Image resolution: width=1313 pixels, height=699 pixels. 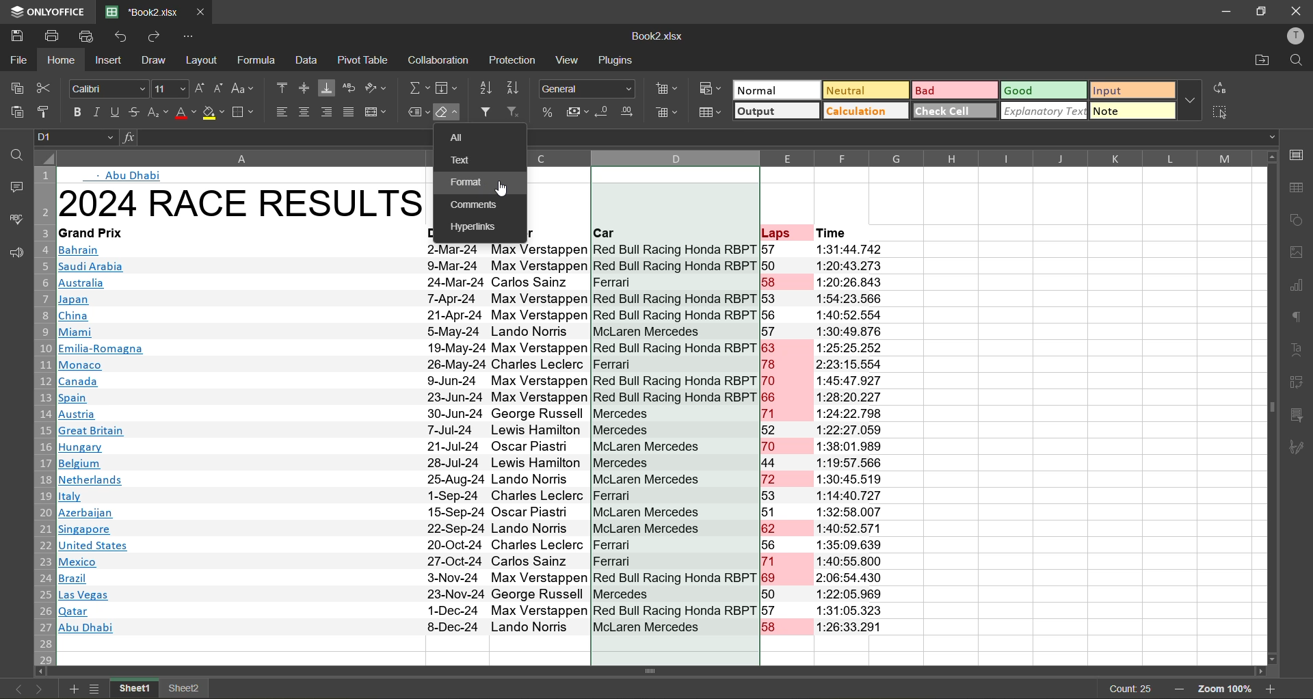 I want to click on orientation, so click(x=376, y=89).